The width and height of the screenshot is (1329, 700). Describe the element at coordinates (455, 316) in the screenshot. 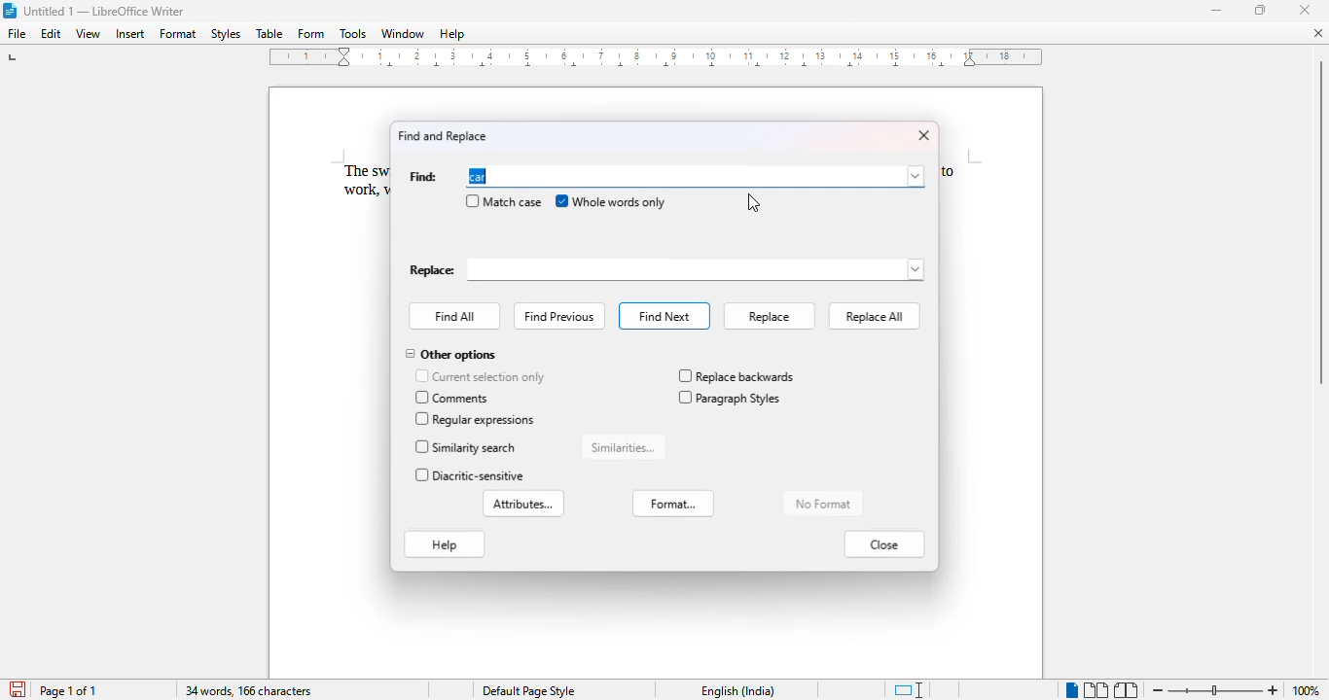

I see `find all` at that location.